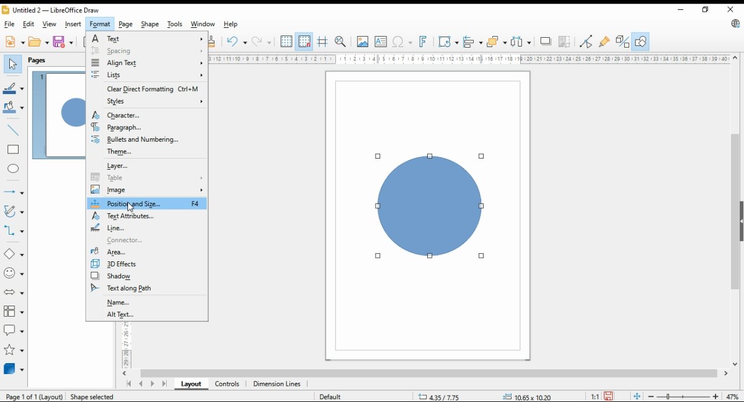 This screenshot has height=402, width=744. I want to click on area, so click(117, 251).